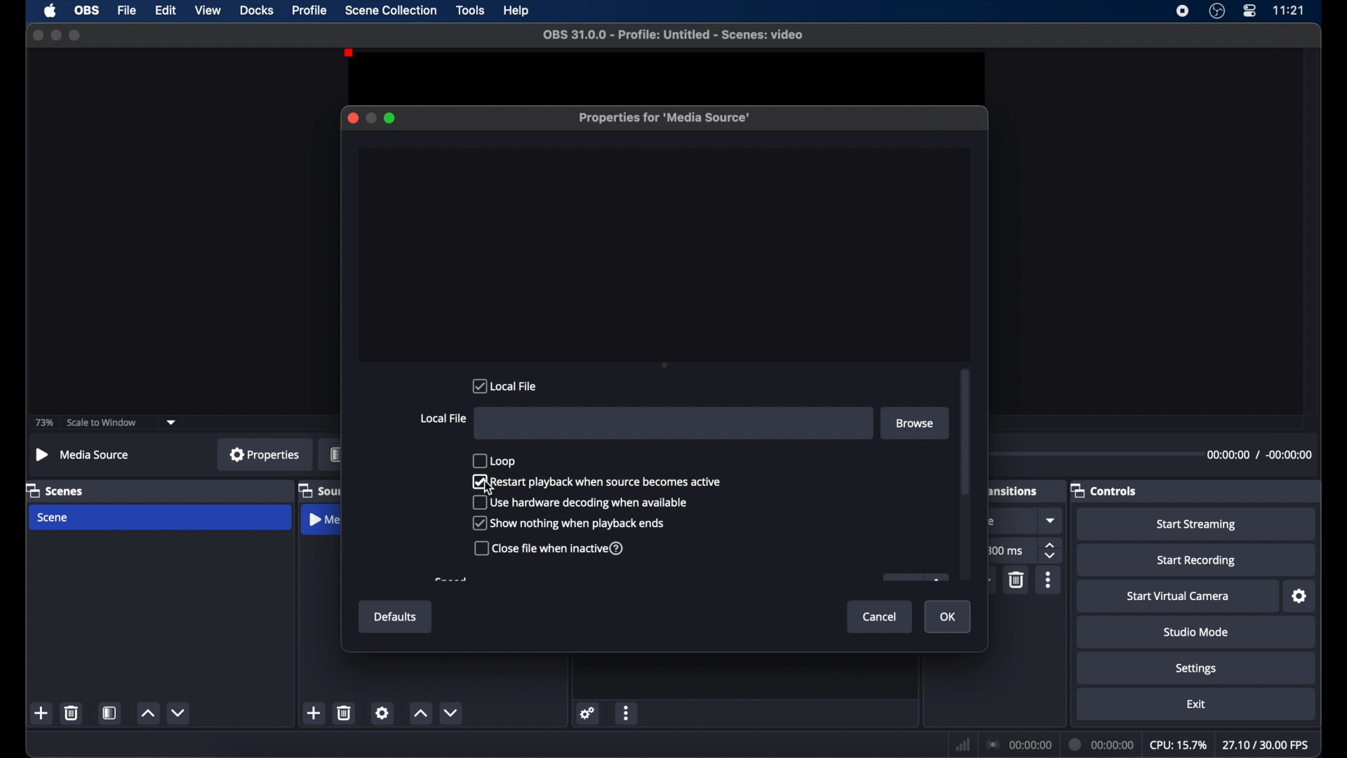 The height and width of the screenshot is (758, 1347). Describe the element at coordinates (673, 35) in the screenshot. I see `file name` at that location.